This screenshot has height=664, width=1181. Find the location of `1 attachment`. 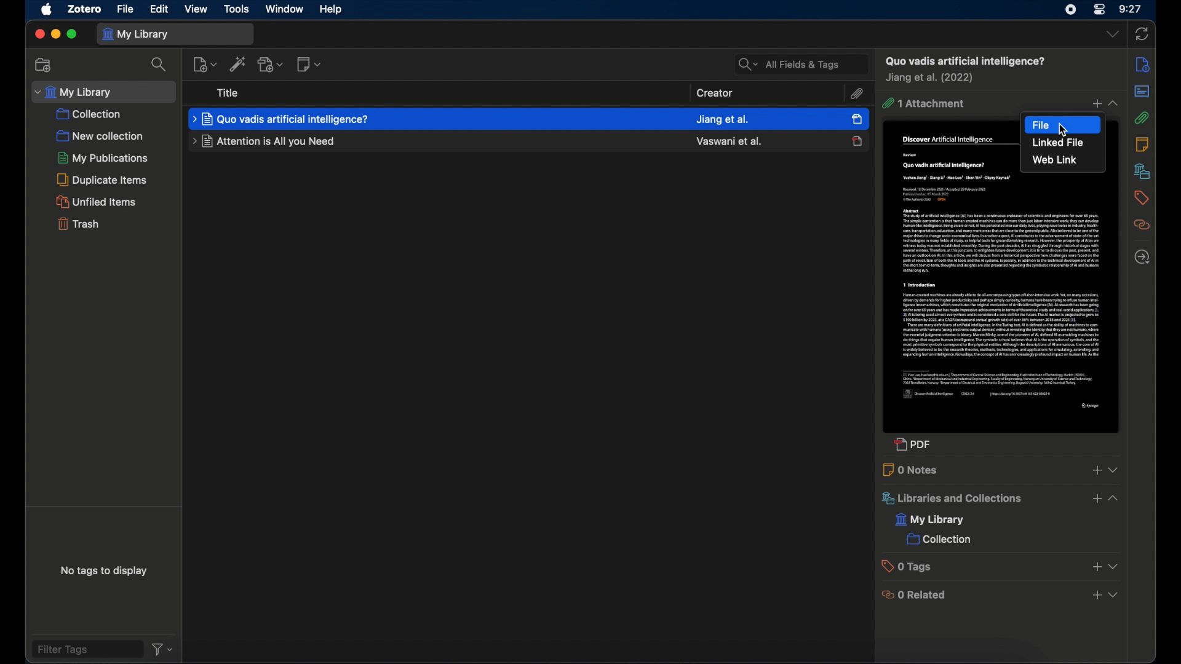

1 attachment is located at coordinates (923, 104).